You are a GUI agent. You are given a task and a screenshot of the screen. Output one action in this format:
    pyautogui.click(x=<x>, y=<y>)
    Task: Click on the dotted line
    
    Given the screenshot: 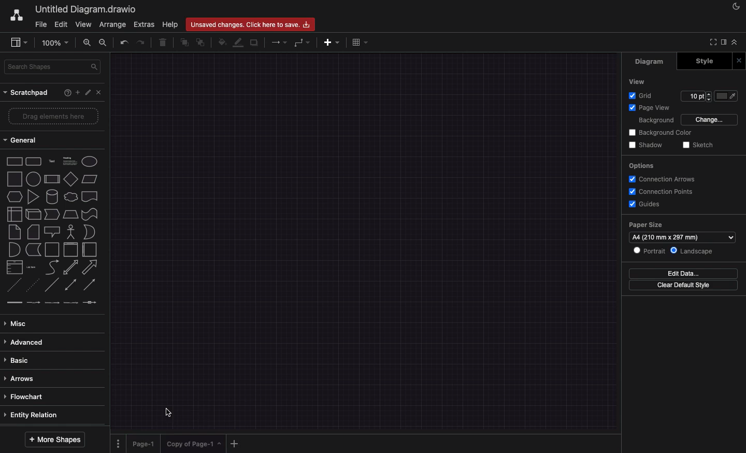 What is the action you would take?
    pyautogui.click(x=33, y=284)
    